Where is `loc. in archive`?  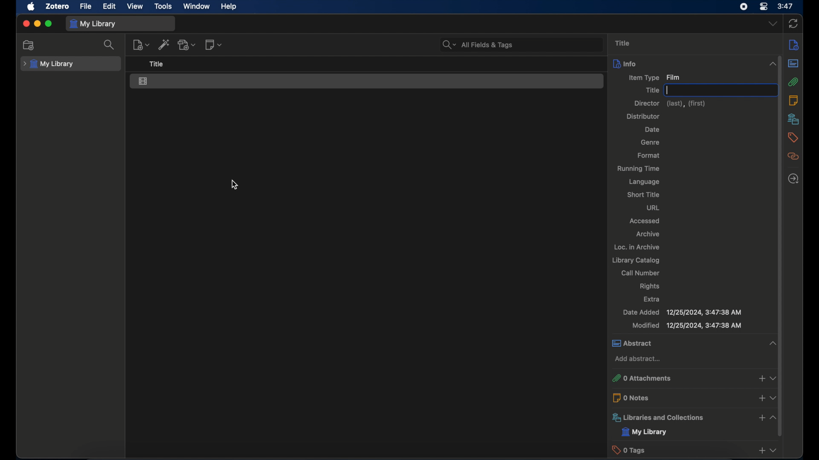 loc. in archive is located at coordinates (637, 247).